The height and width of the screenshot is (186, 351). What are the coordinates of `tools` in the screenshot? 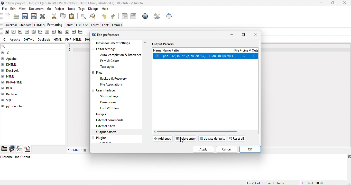 It's located at (71, 9).